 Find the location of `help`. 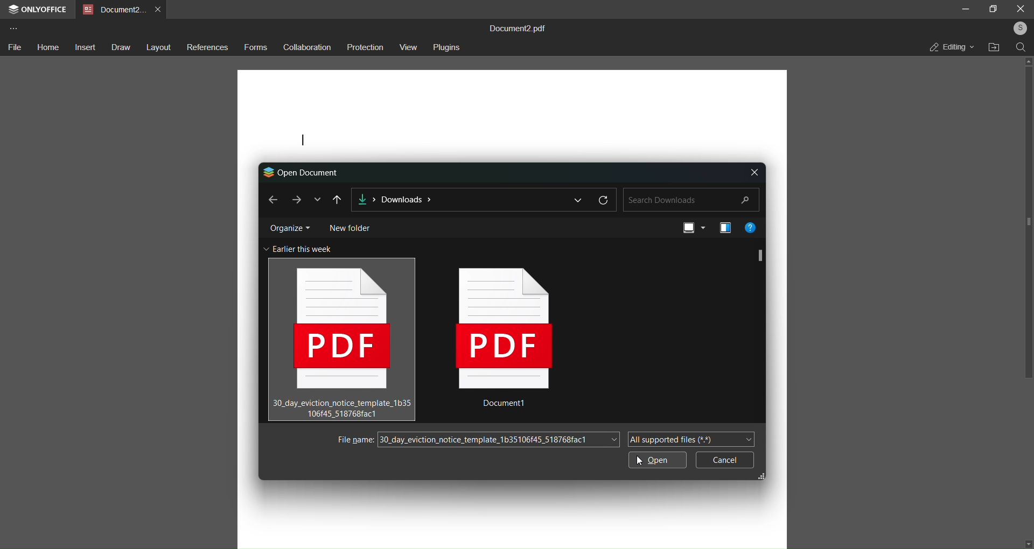

help is located at coordinates (752, 227).